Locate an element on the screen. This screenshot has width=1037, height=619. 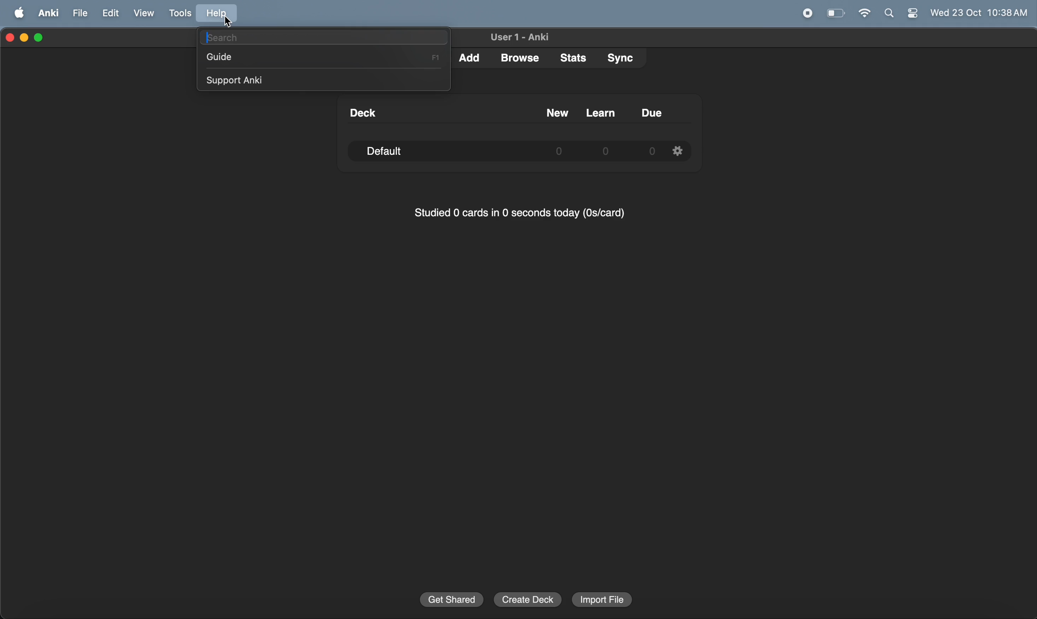
help is located at coordinates (221, 14).